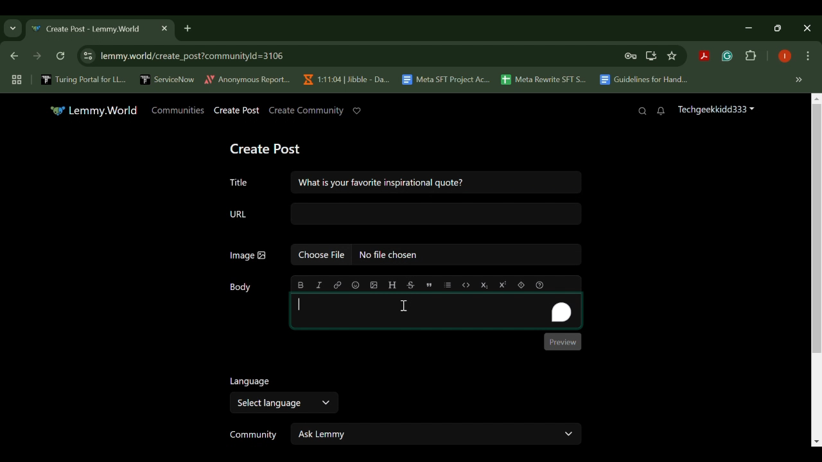 The image size is (822, 462). I want to click on Add Tab, so click(187, 28).